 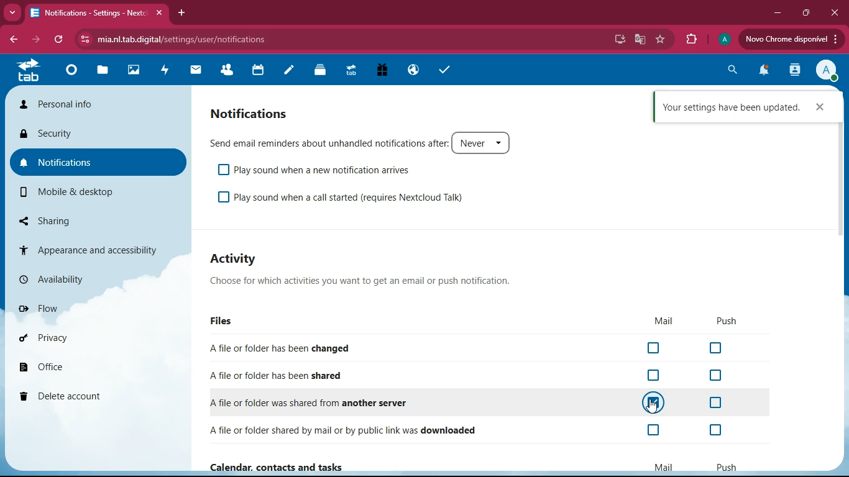 I want to click on description, so click(x=375, y=281).